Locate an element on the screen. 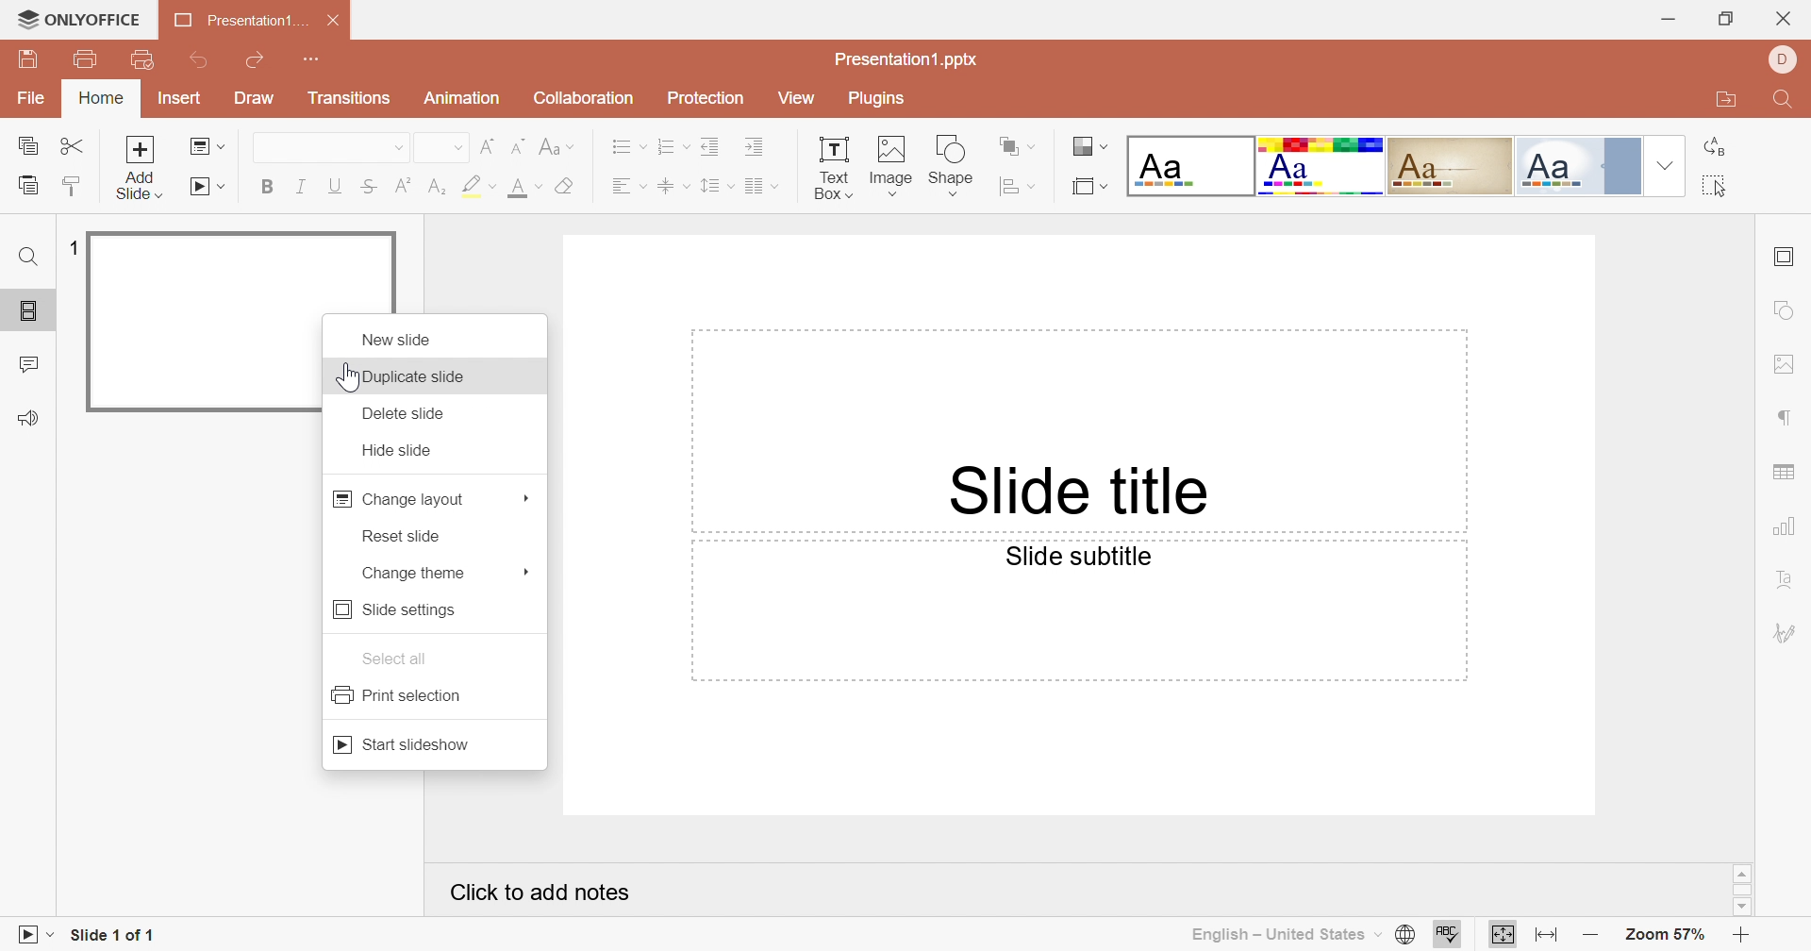 This screenshot has height=951, width=1811. Line spacing is located at coordinates (712, 187).